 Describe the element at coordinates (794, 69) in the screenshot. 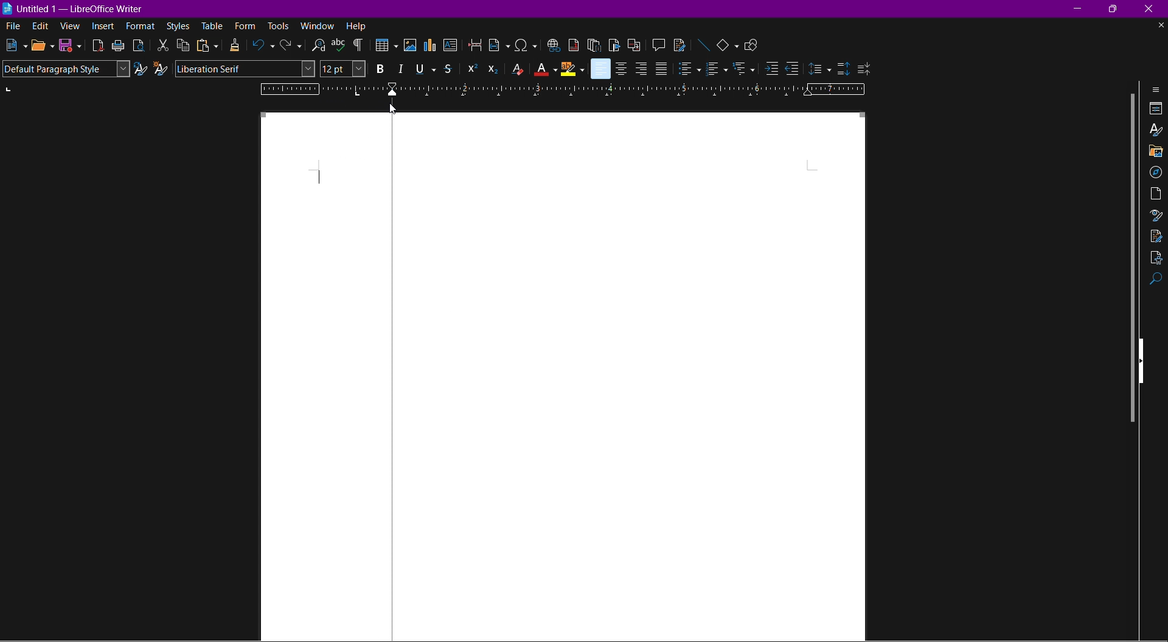

I see `Decrease indent` at that location.